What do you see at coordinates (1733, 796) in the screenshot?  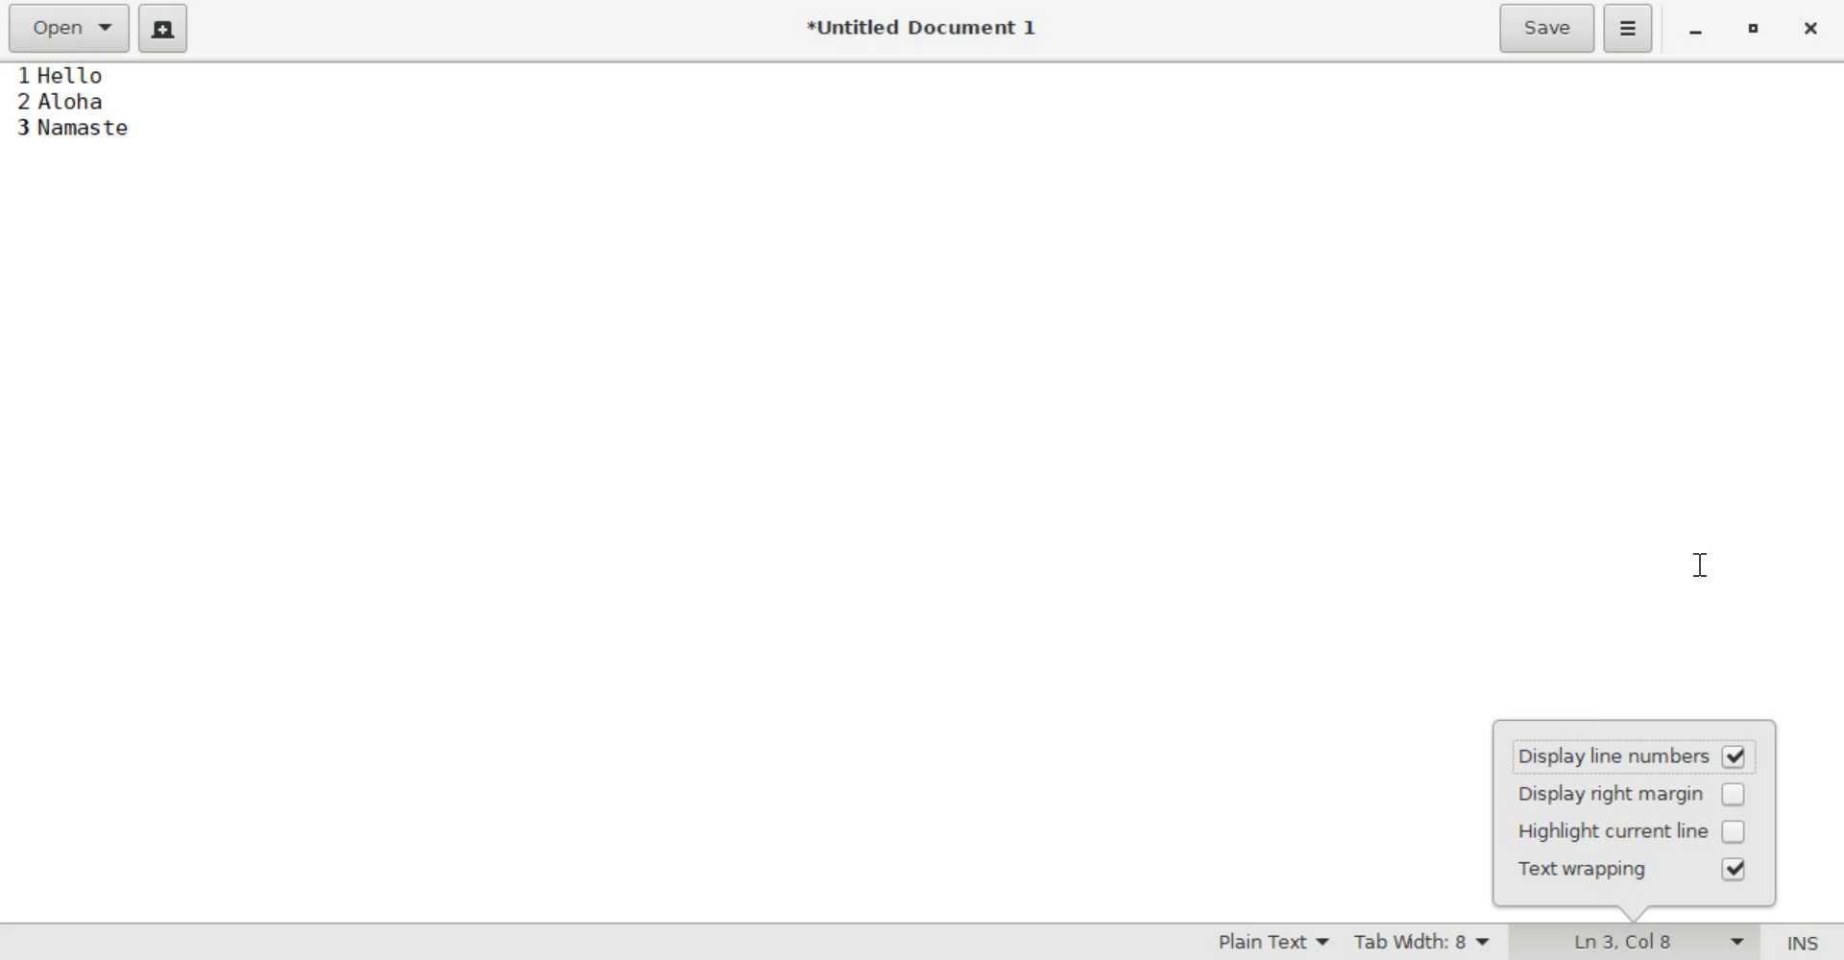 I see `Unselected Checkbox` at bounding box center [1733, 796].